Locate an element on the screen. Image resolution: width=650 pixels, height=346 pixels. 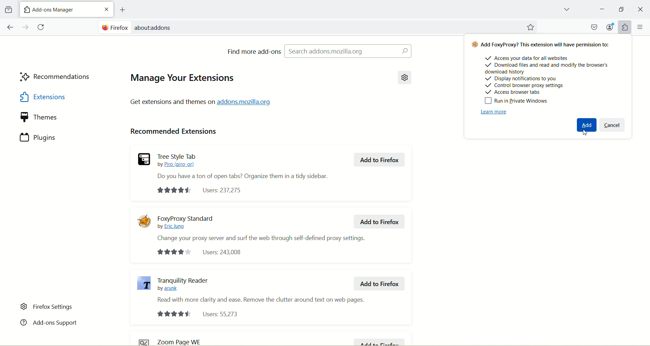
Tranquility Reader Icon is located at coordinates (144, 284).